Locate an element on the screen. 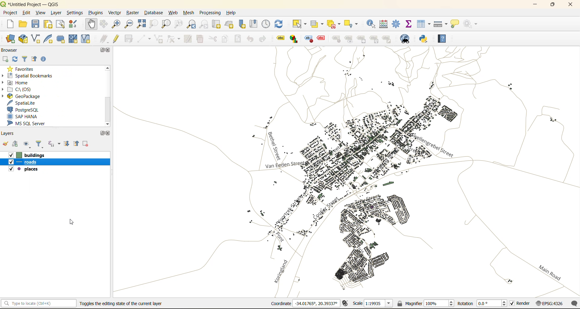 The image size is (580, 309). vertex tools is located at coordinates (171, 39).